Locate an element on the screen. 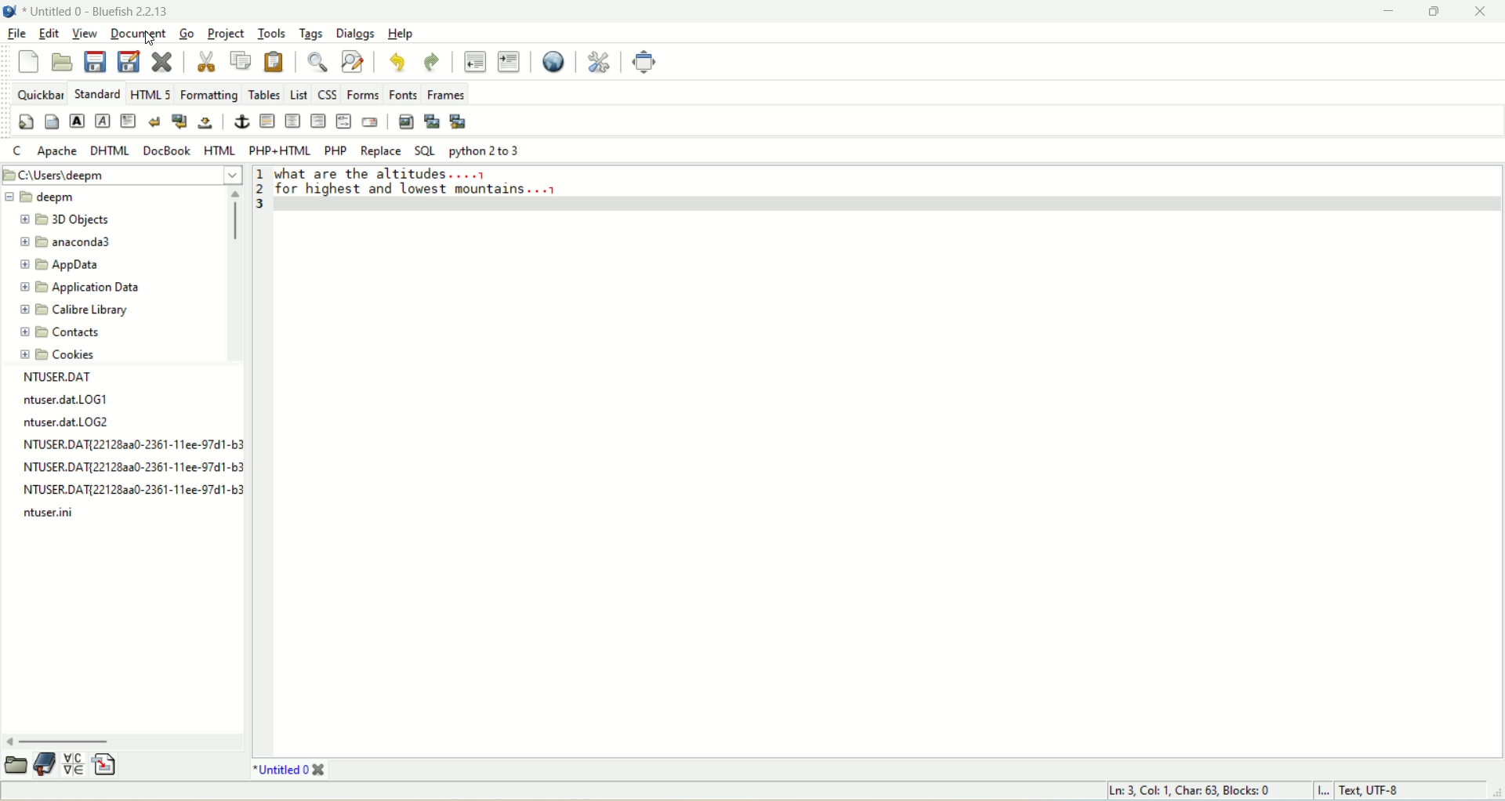 This screenshot has height=801, width=1505. undo is located at coordinates (396, 60).